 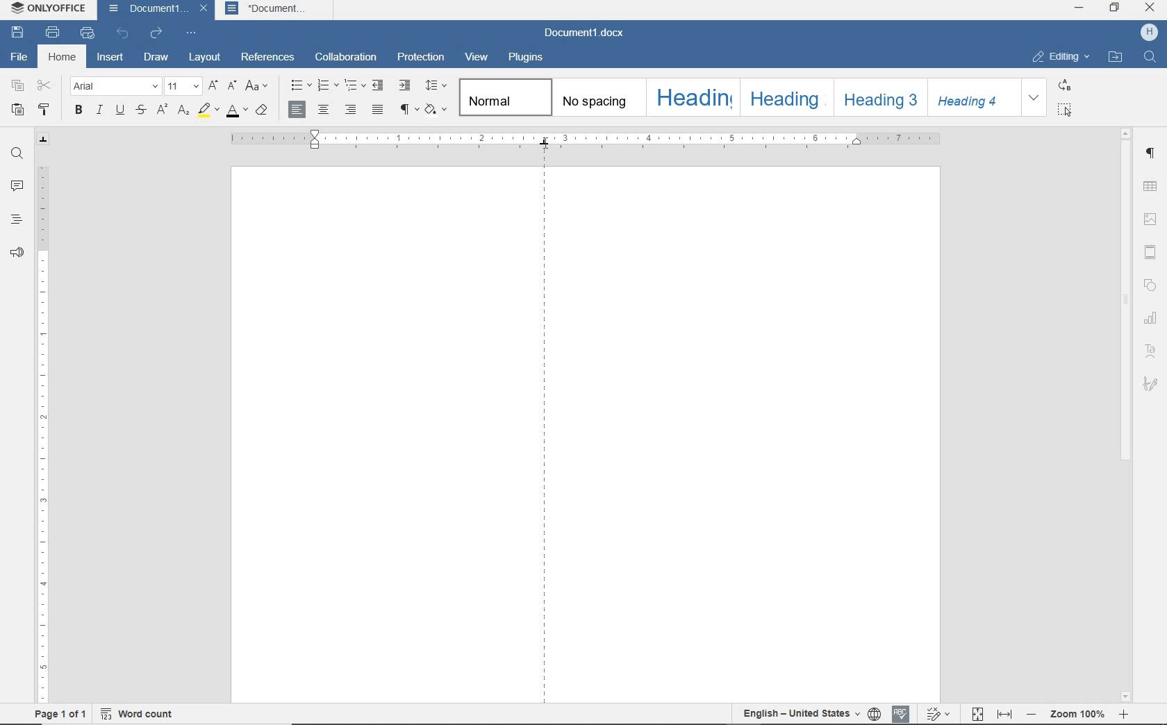 What do you see at coordinates (15, 219) in the screenshot?
I see `HEADINGS` at bounding box center [15, 219].